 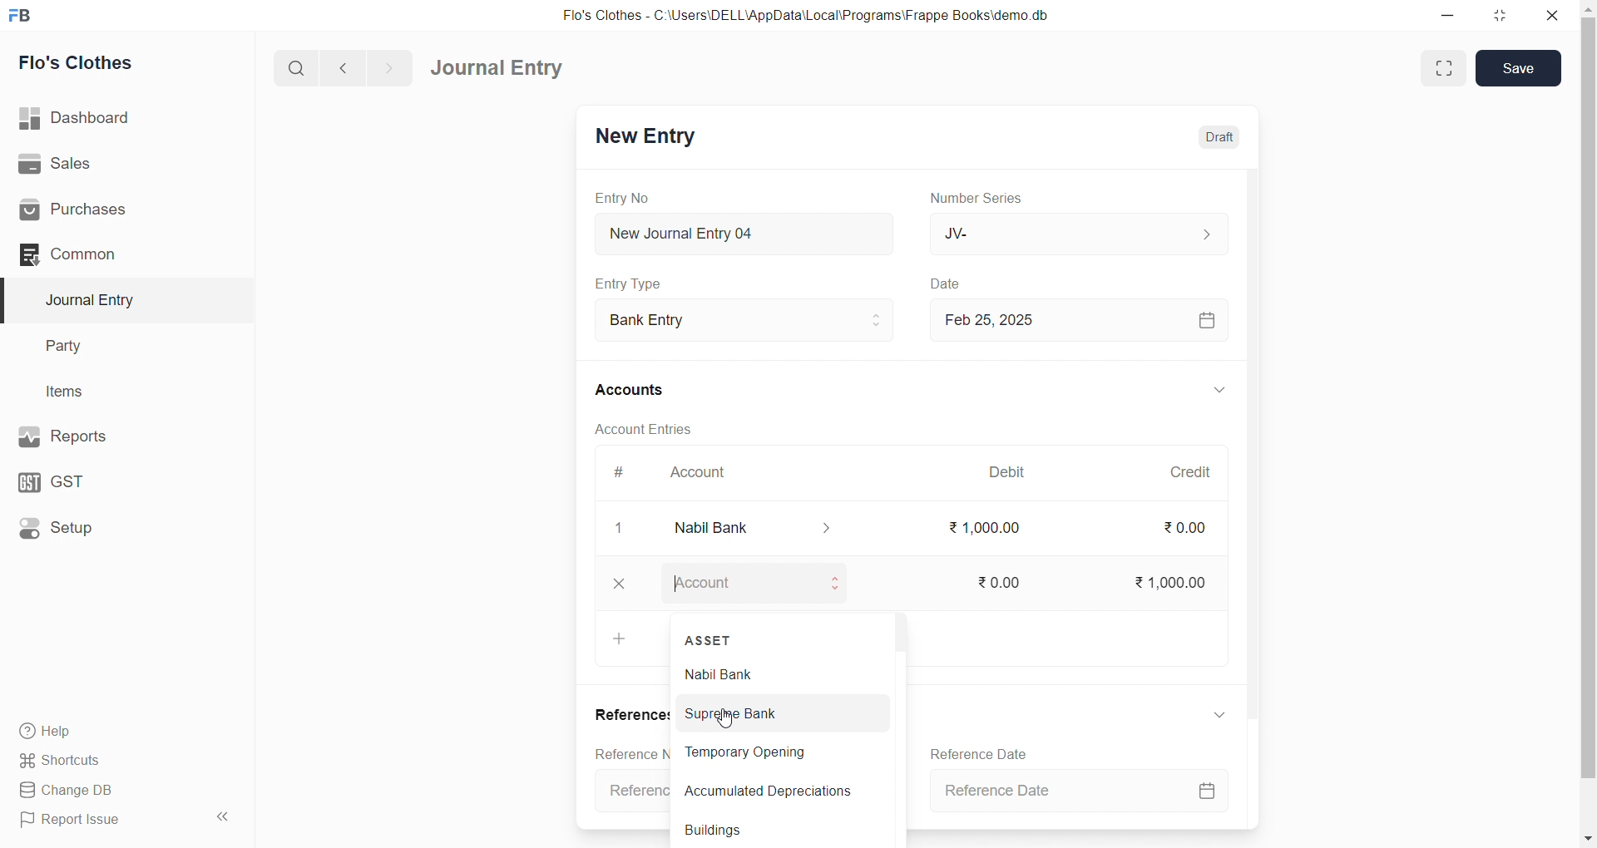 I want to click on Nabil Bank, so click(x=772, y=672).